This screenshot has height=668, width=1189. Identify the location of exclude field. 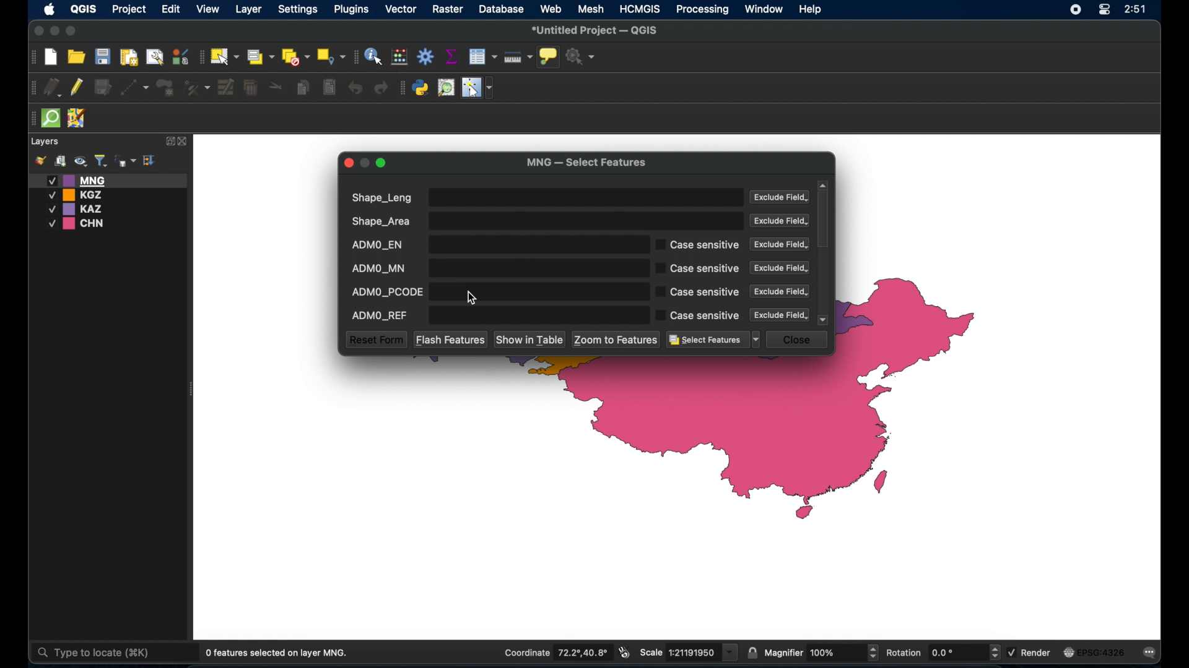
(781, 198).